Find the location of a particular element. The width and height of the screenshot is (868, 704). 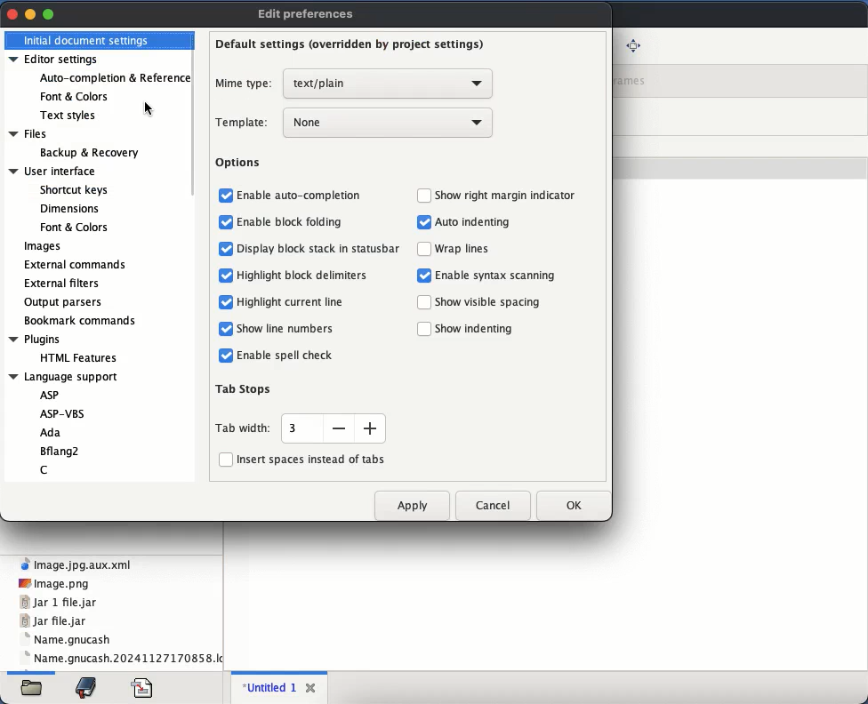

checkbox is located at coordinates (423, 195).